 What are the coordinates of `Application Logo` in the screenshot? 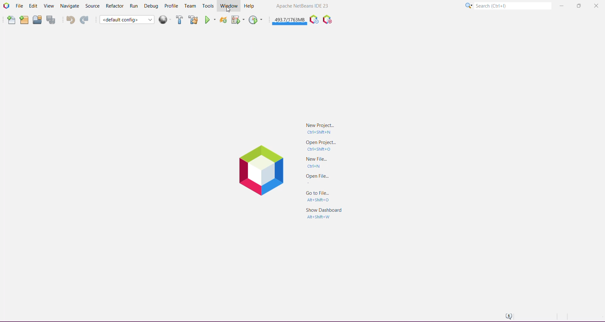 It's located at (260, 168).